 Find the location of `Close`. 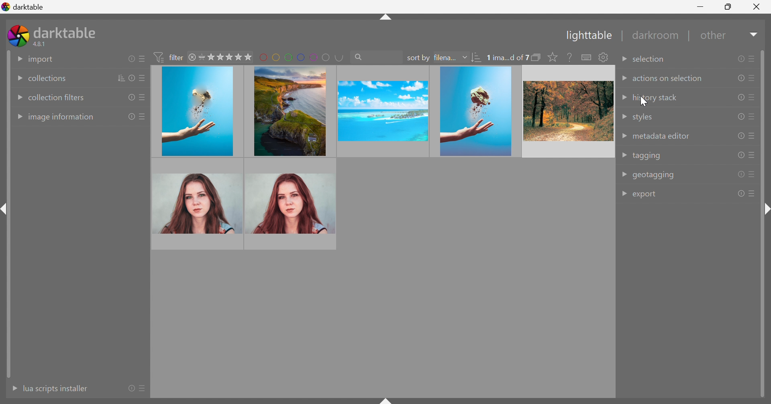

Close is located at coordinates (757, 8).